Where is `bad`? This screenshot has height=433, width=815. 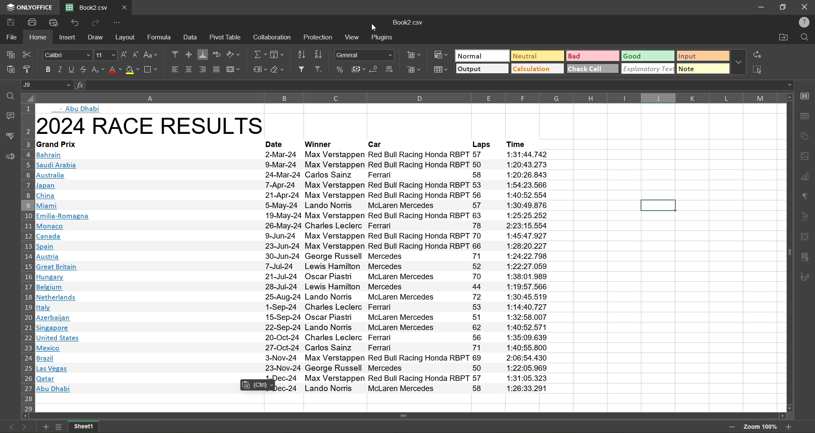 bad is located at coordinates (593, 56).